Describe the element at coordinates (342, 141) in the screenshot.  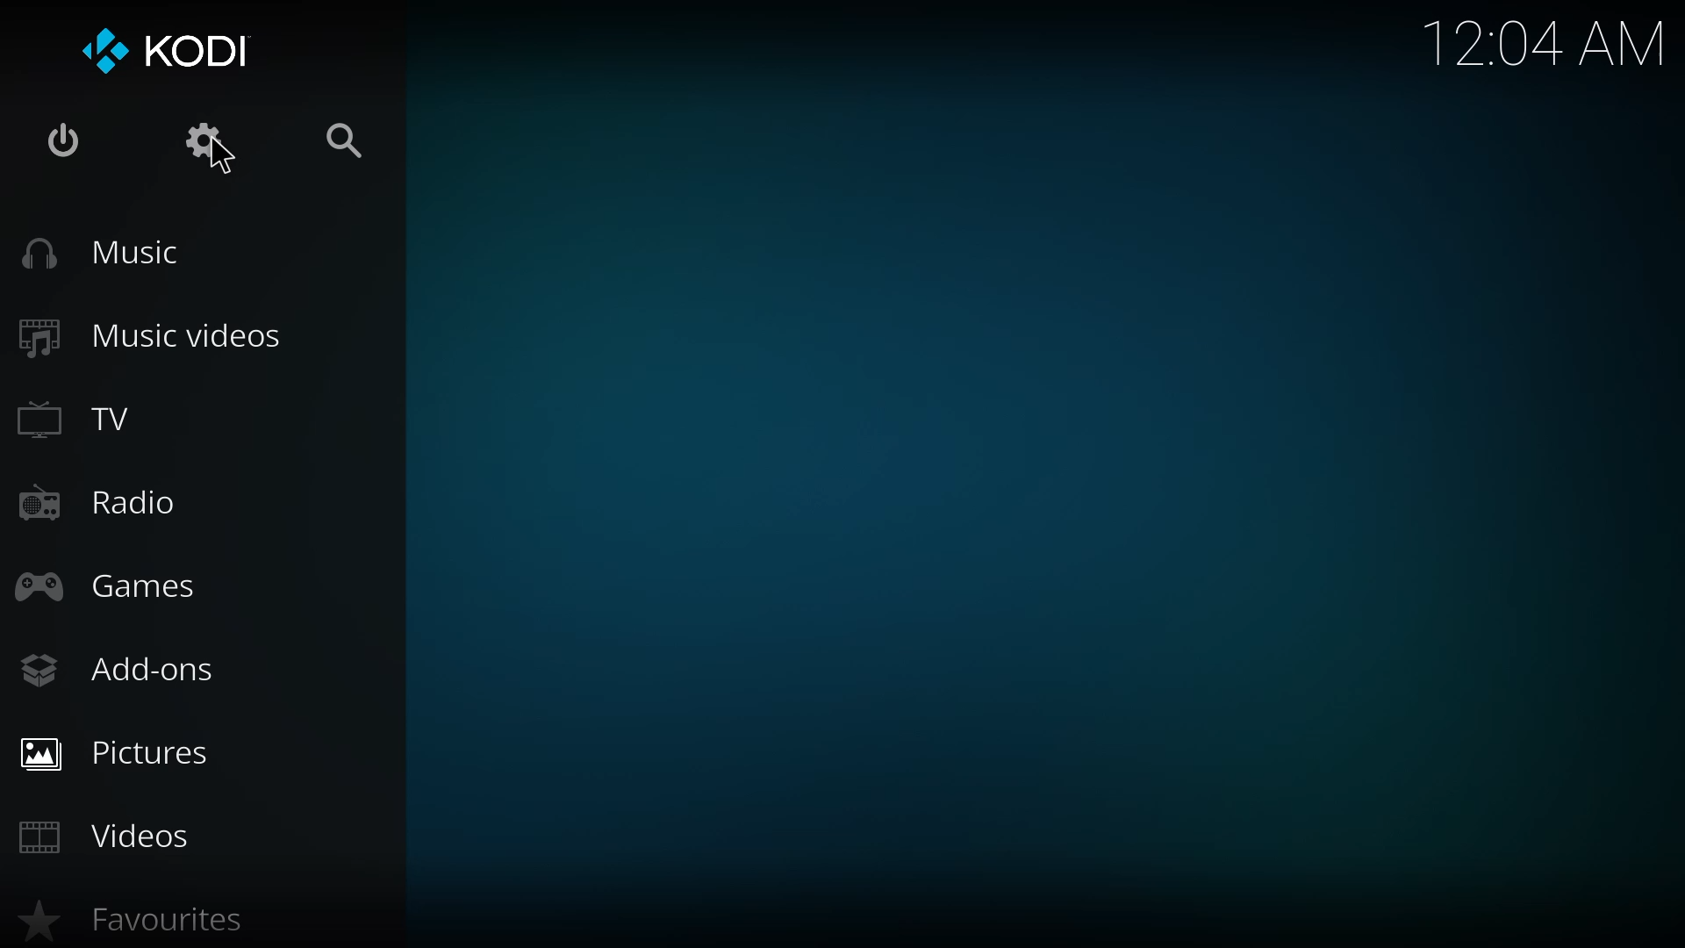
I see `search` at that location.